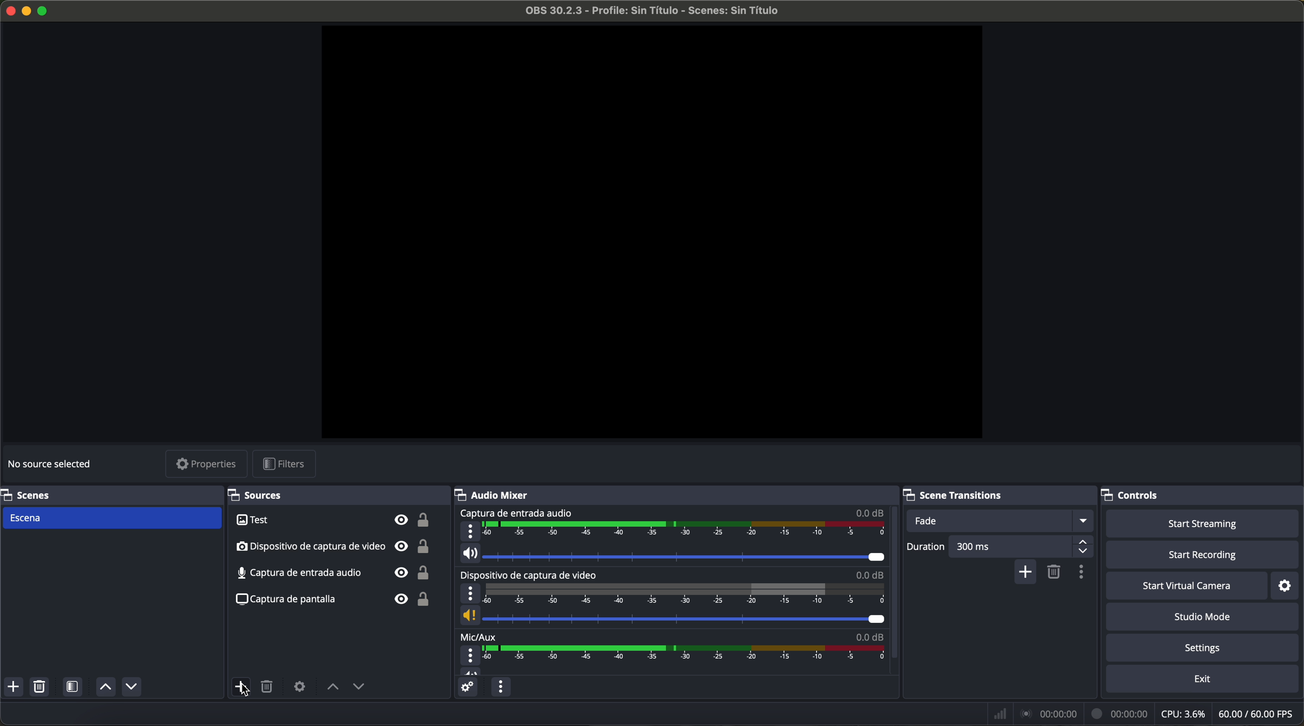  Describe the element at coordinates (249, 691) in the screenshot. I see `cursor` at that location.